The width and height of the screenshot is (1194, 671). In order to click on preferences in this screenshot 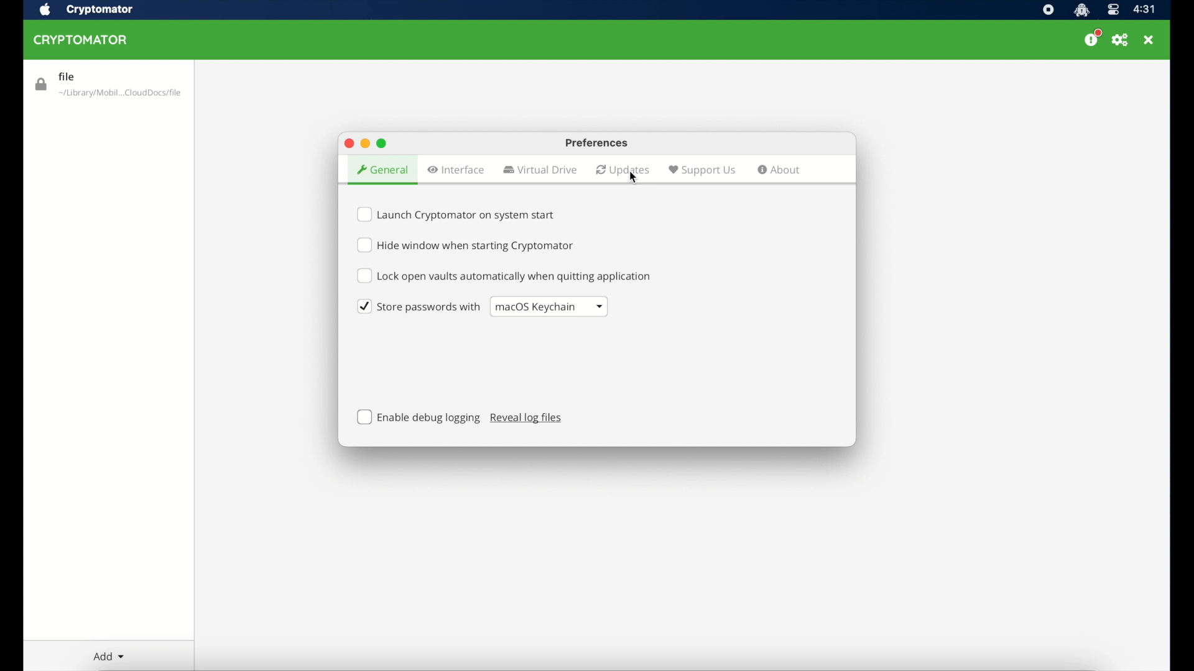, I will do `click(1121, 40)`.